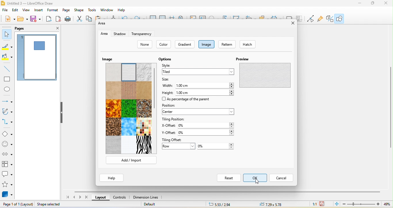 This screenshot has width=393, height=208. What do you see at coordinates (373, 4) in the screenshot?
I see `maximize` at bounding box center [373, 4].